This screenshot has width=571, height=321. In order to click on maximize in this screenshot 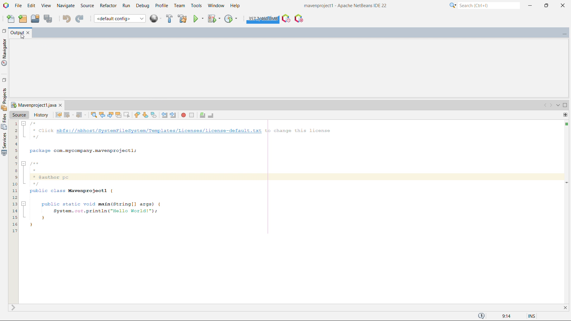, I will do `click(565, 106)`.